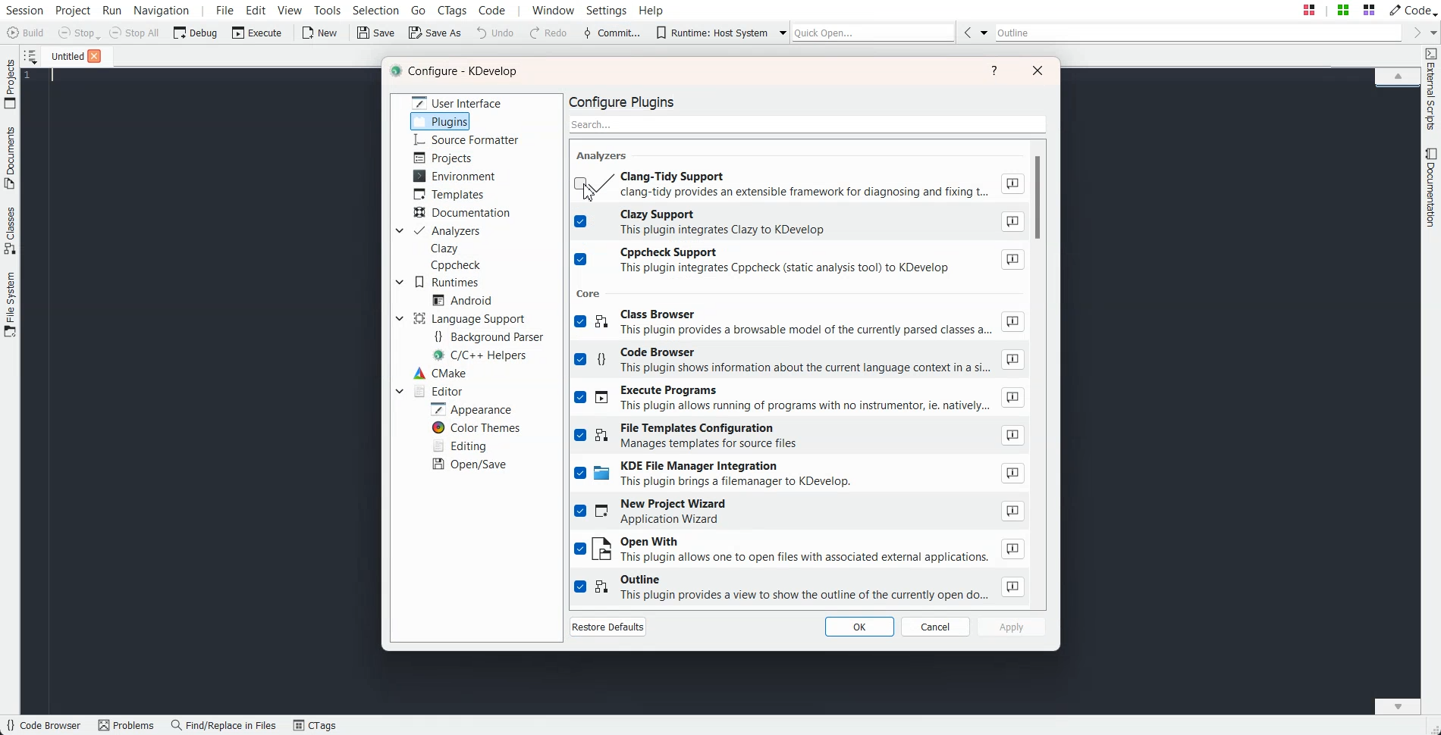  What do you see at coordinates (808, 123) in the screenshot?
I see `Search bar` at bounding box center [808, 123].